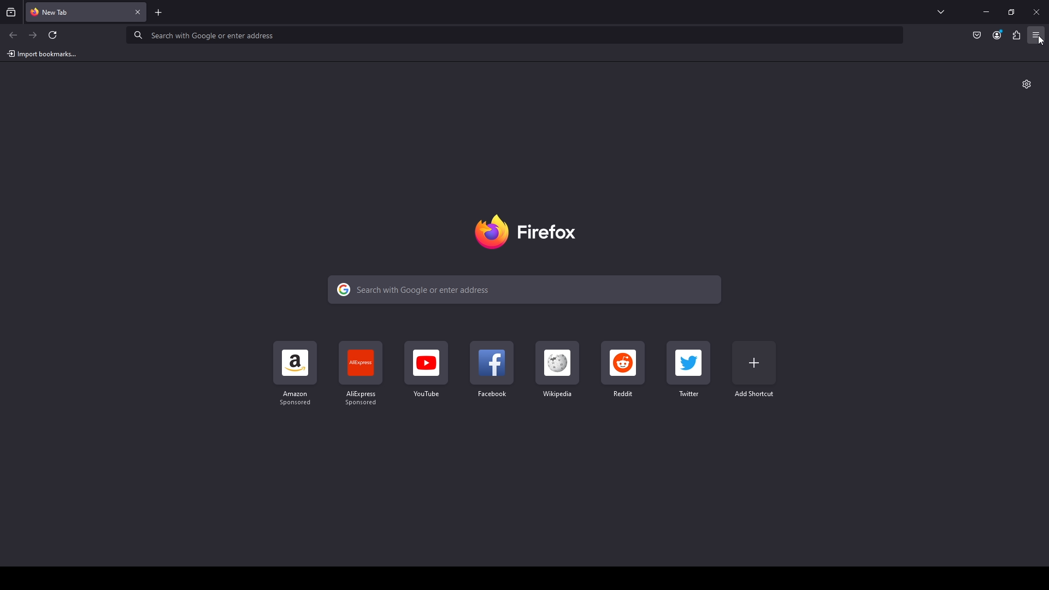 This screenshot has width=1049, height=590. What do you see at coordinates (426, 370) in the screenshot?
I see `Youtube` at bounding box center [426, 370].